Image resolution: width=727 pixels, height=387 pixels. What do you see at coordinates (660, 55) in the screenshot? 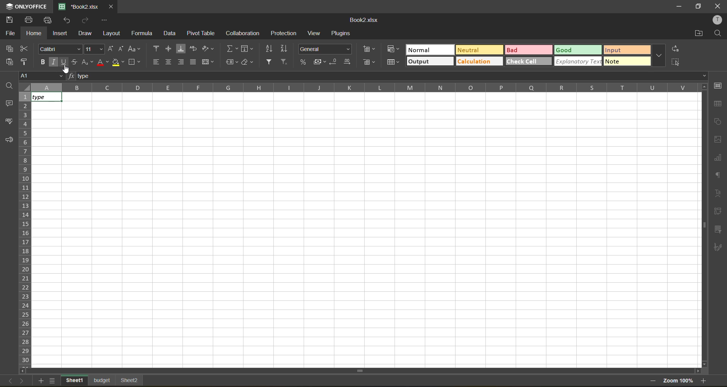
I see `more options` at bounding box center [660, 55].